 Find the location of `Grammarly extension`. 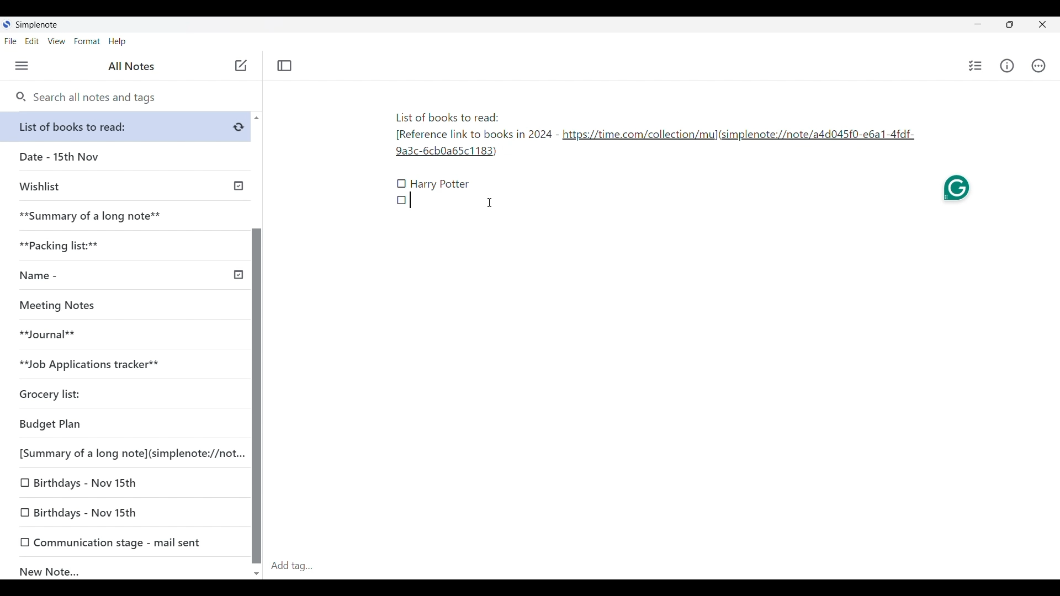

Grammarly extension is located at coordinates (956, 190).